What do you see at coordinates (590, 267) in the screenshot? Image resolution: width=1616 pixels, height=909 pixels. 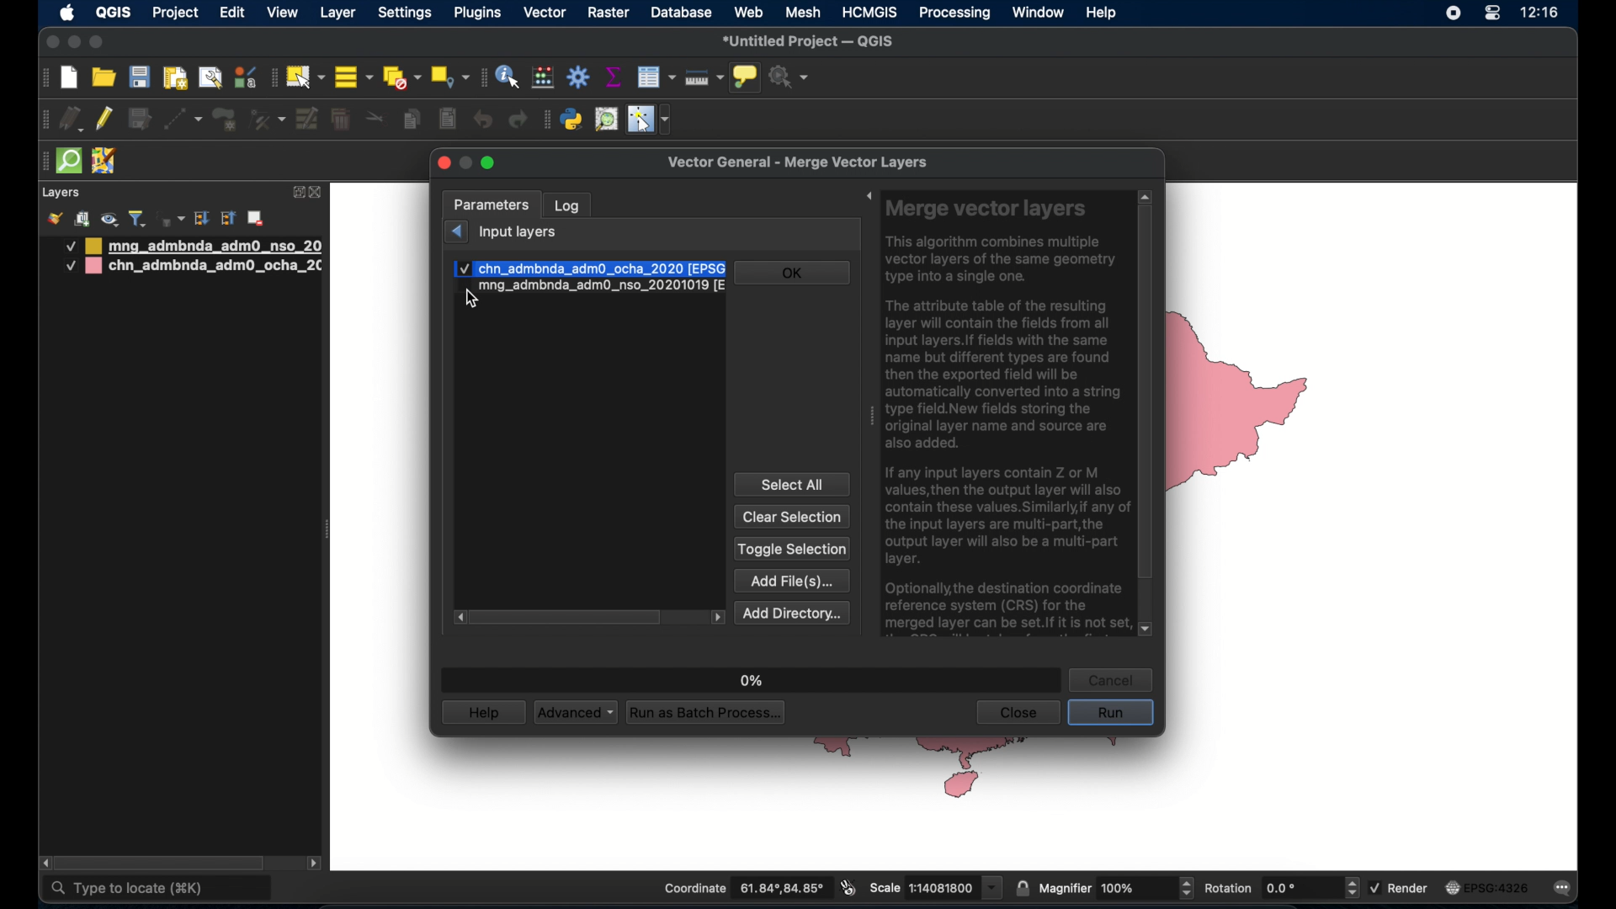 I see `check mark` at bounding box center [590, 267].